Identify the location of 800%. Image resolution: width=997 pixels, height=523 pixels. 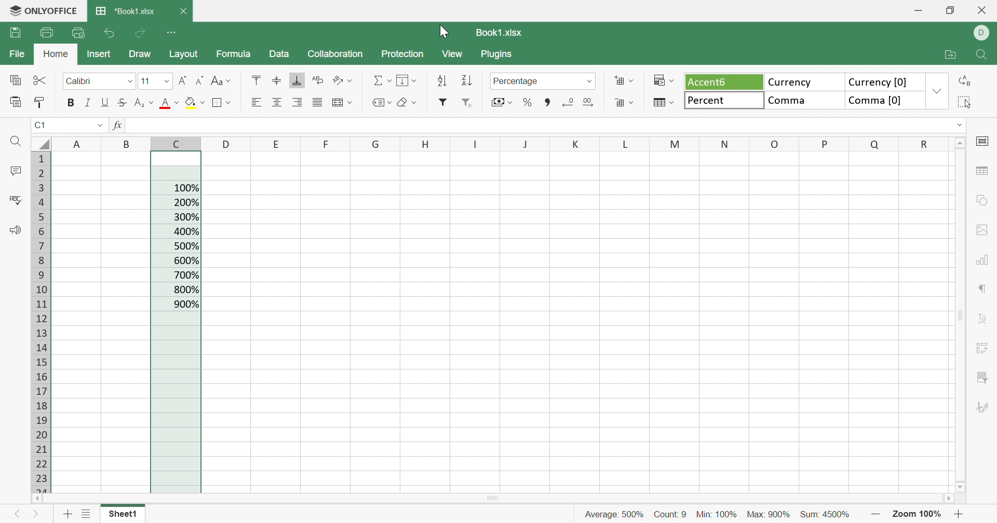
(185, 291).